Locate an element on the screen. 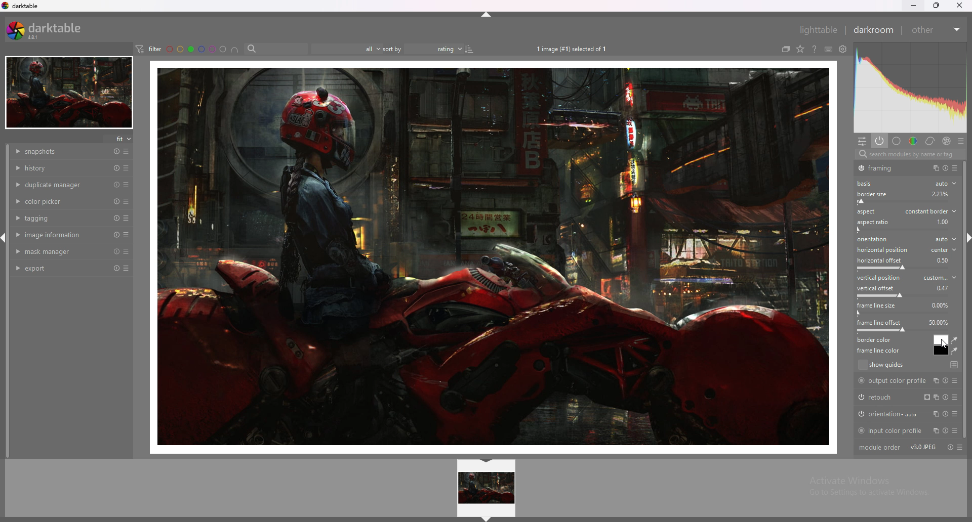 Image resolution: width=972 pixels, height=522 pixels. reset is located at coordinates (115, 269).